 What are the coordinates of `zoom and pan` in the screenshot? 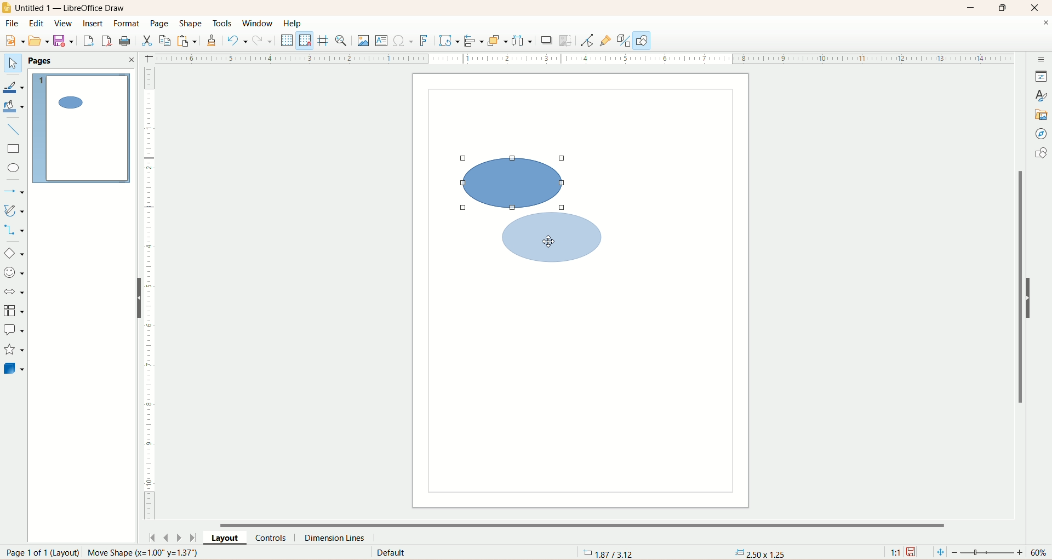 It's located at (344, 42).